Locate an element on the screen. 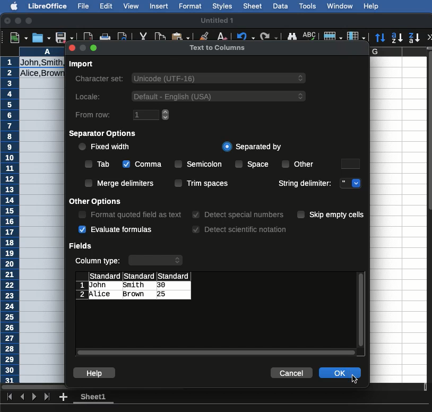 The width and height of the screenshot is (432, 412). More is located at coordinates (429, 37).